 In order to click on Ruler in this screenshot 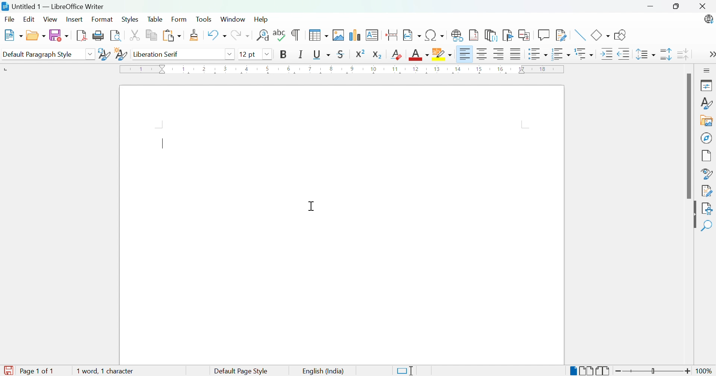, I will do `click(343, 70)`.